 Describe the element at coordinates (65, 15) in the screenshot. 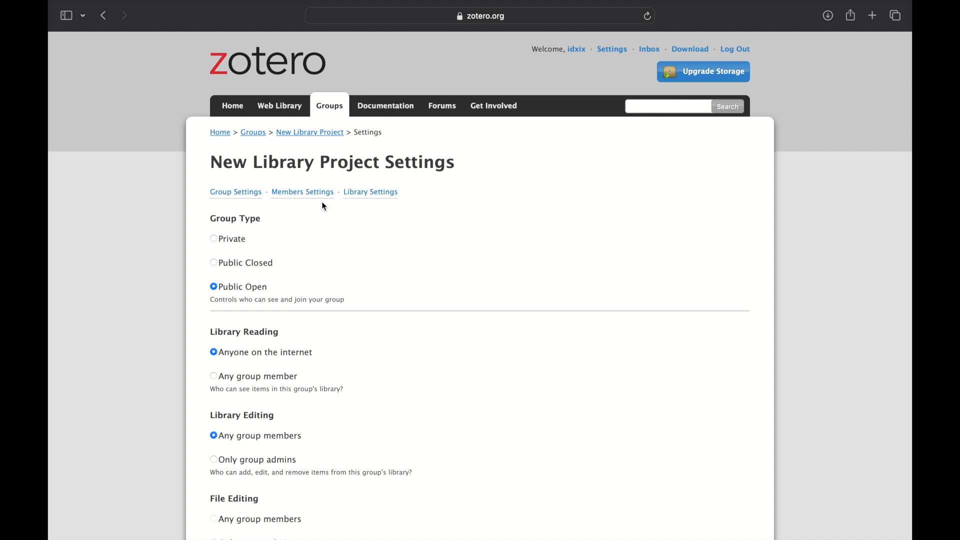

I see `show sidebar` at that location.